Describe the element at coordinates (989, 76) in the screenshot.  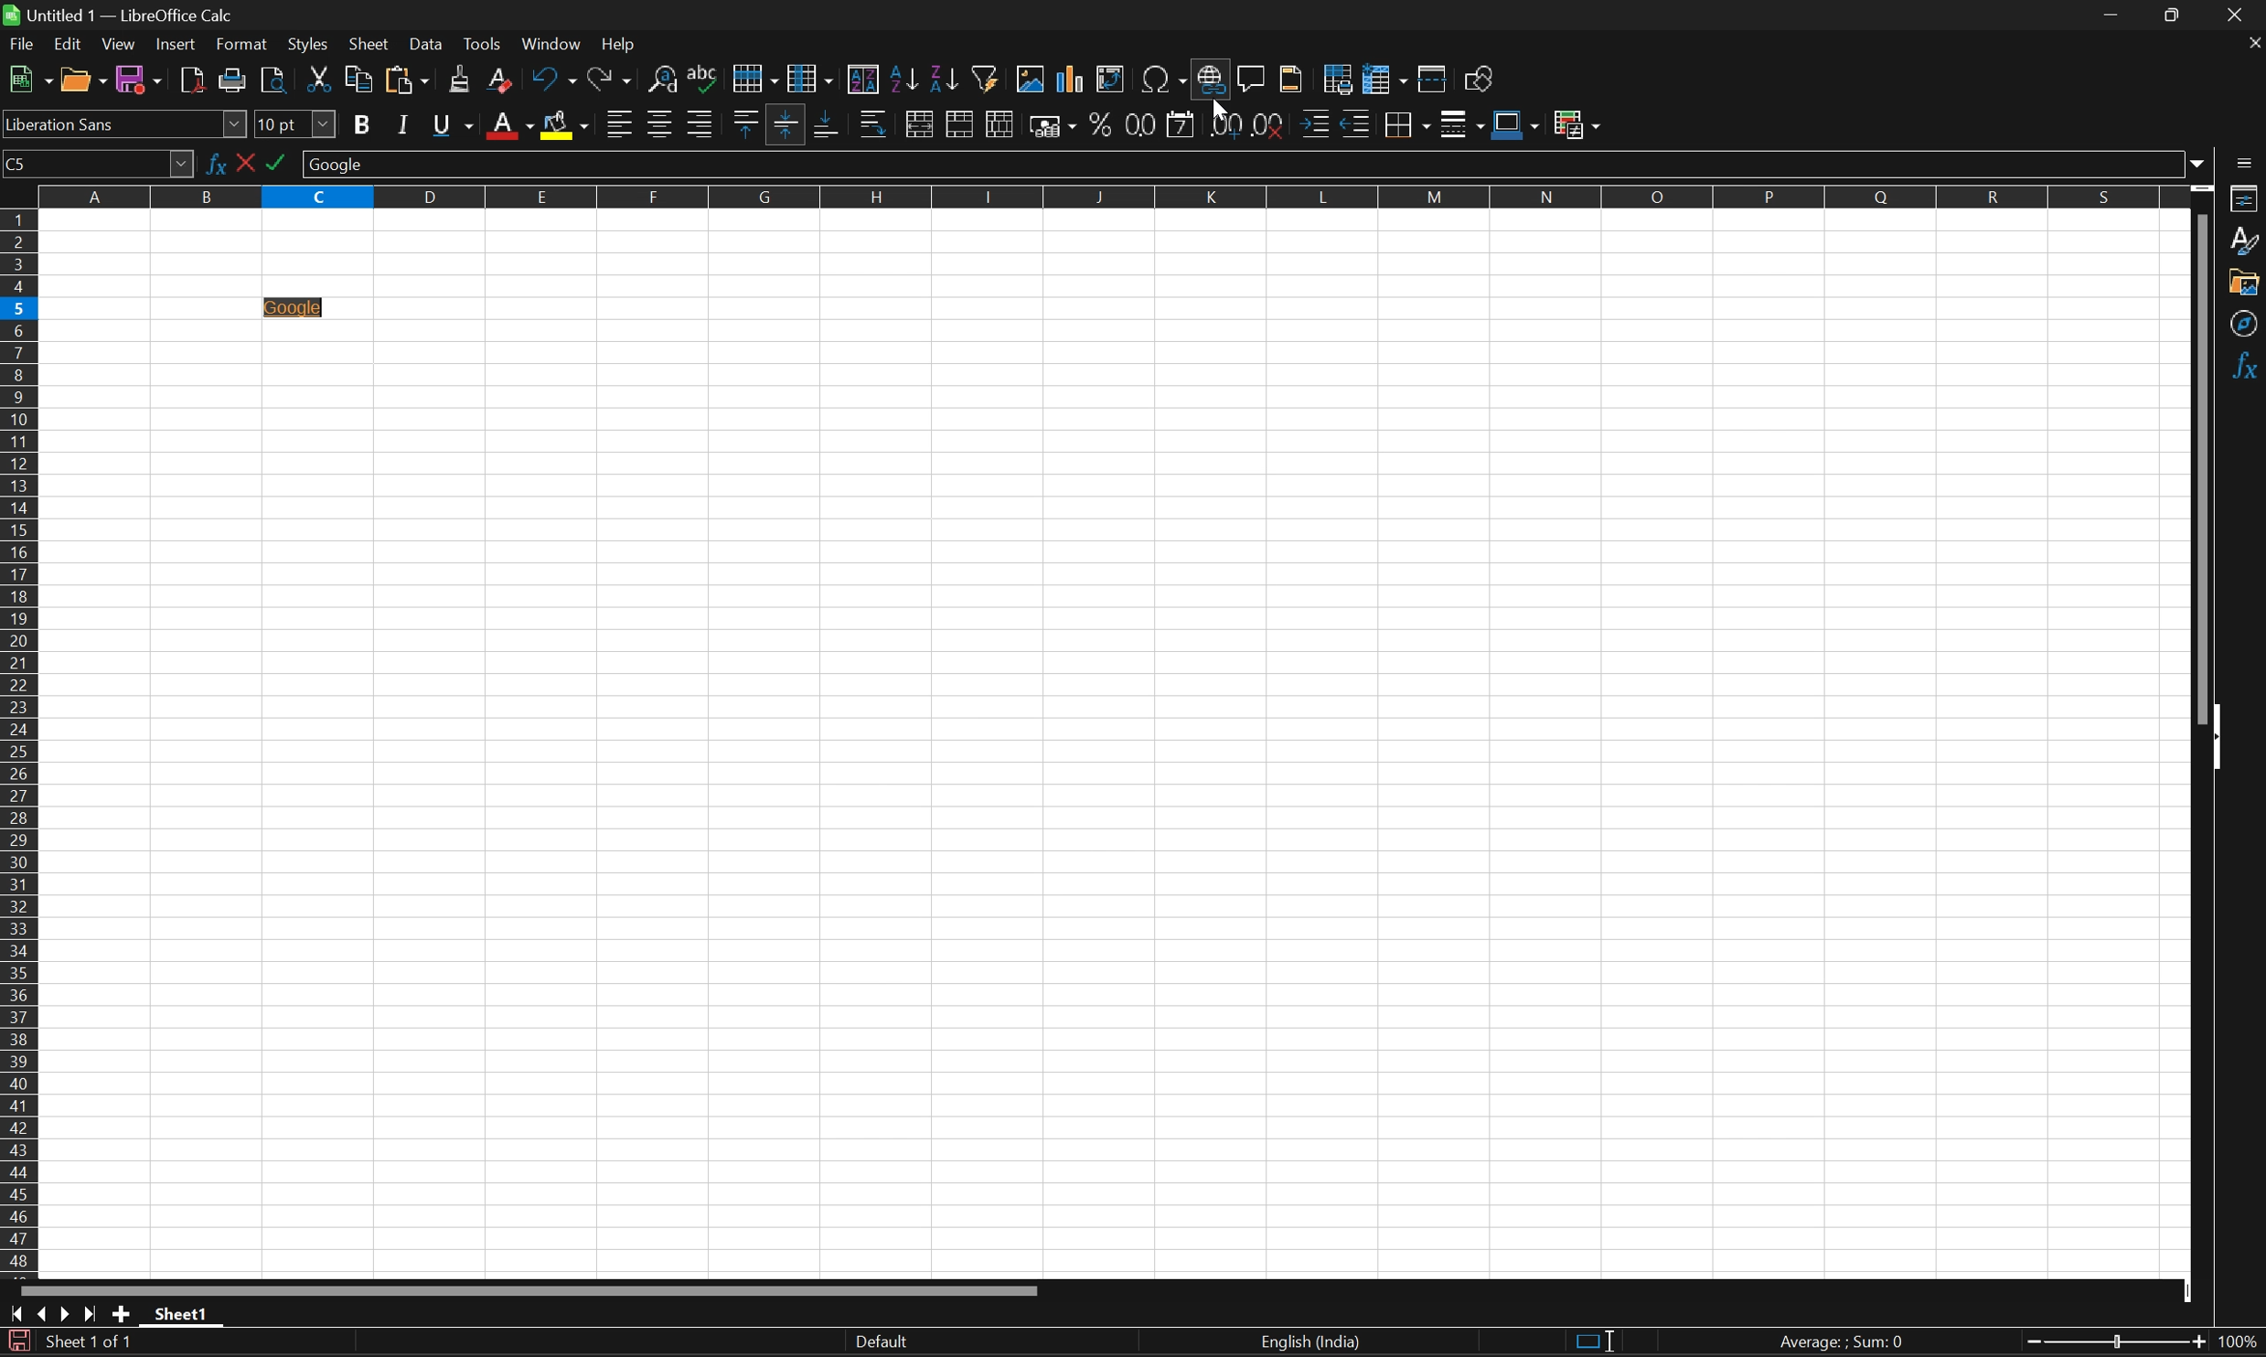
I see `Auto filter` at that location.